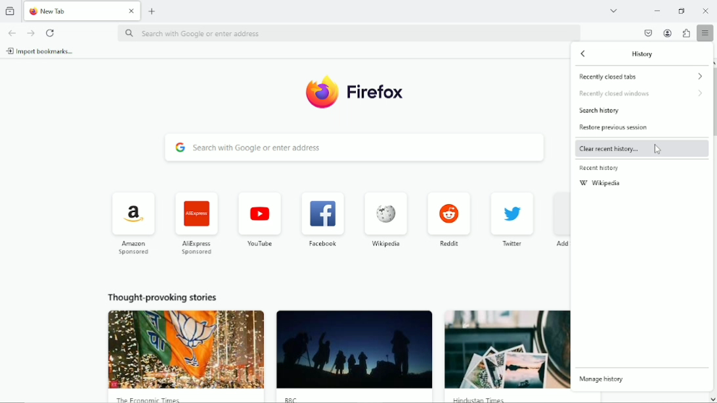 Image resolution: width=717 pixels, height=403 pixels. I want to click on Wikipedia, so click(385, 217).